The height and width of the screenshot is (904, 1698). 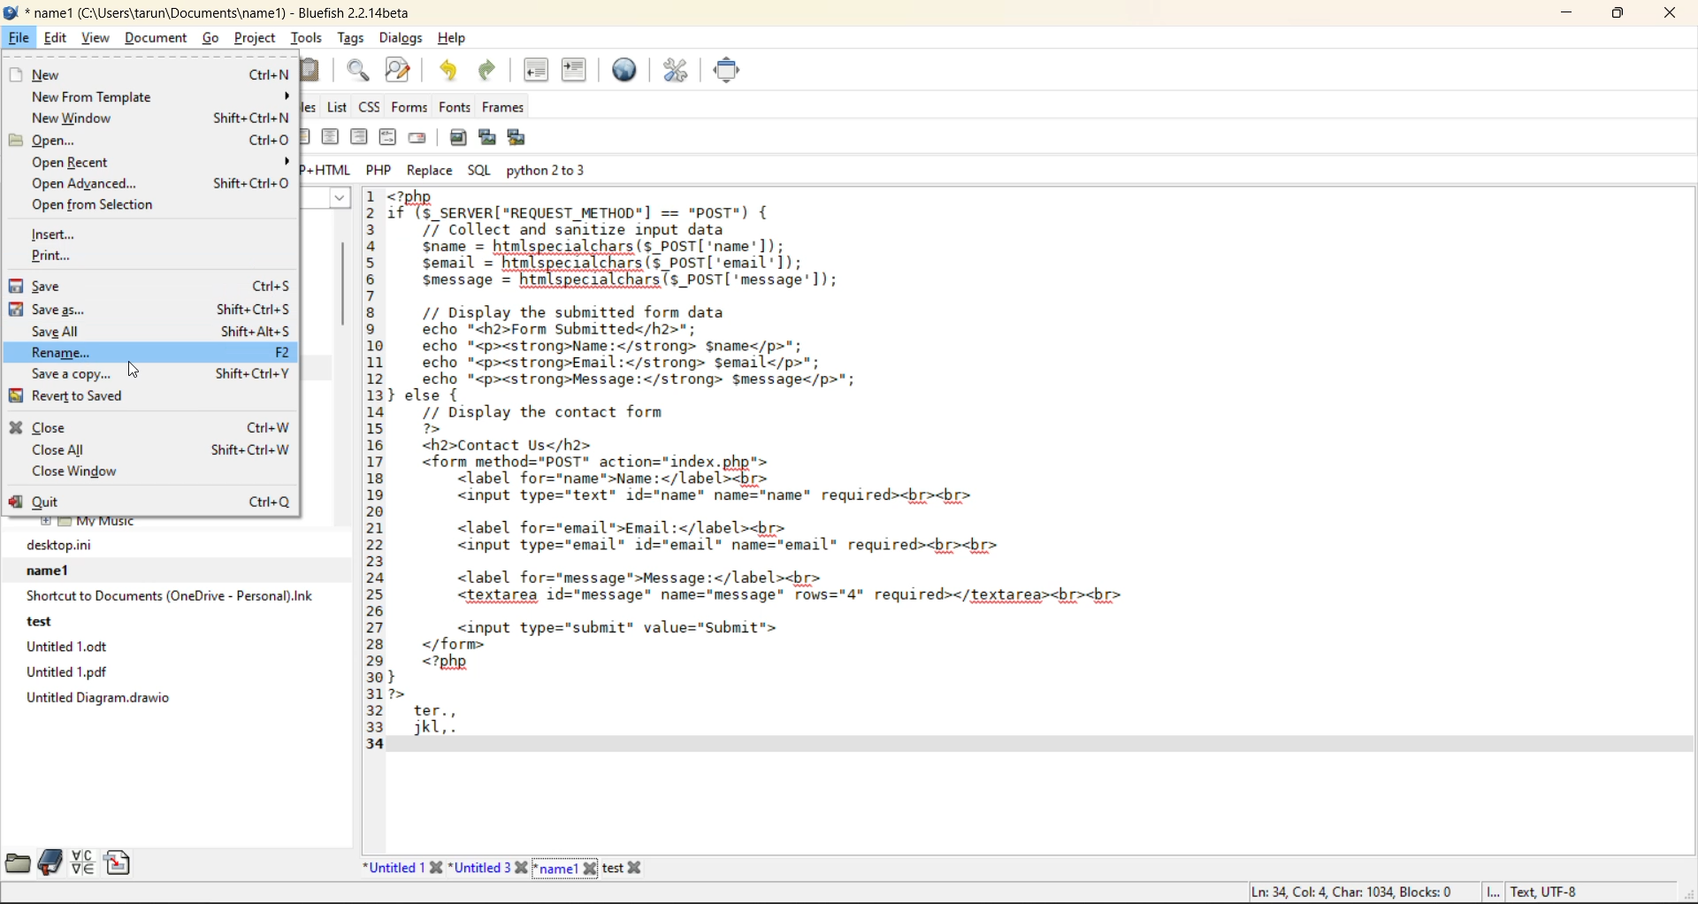 I want to click on snippets, so click(x=117, y=862).